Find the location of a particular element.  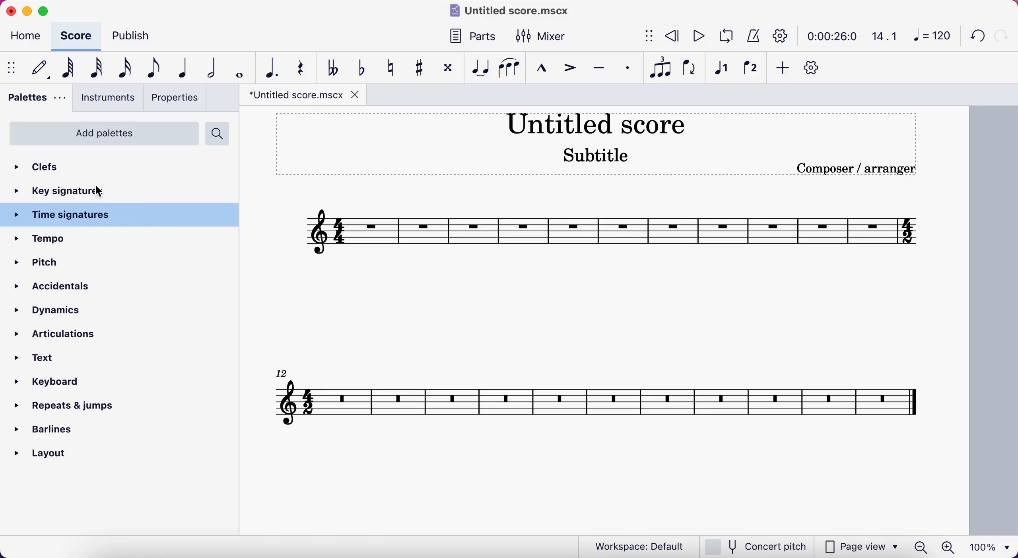

cursor on key signature is located at coordinates (103, 191).